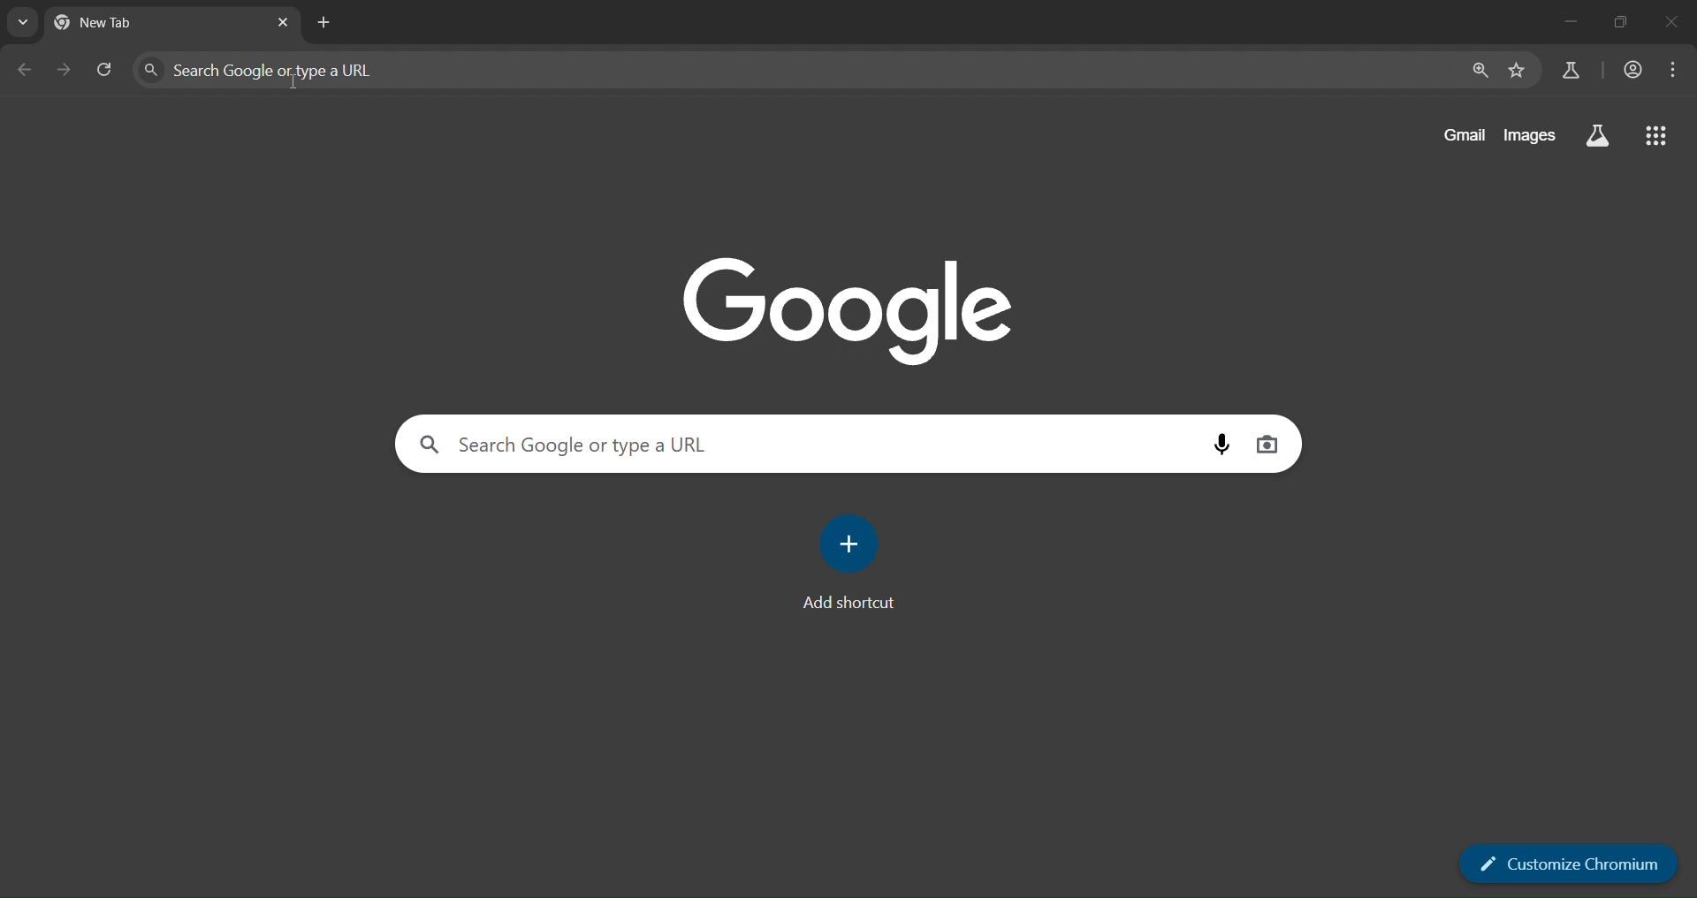 This screenshot has width=1697, height=898. What do you see at coordinates (1518, 70) in the screenshot?
I see `bookmark panel` at bounding box center [1518, 70].